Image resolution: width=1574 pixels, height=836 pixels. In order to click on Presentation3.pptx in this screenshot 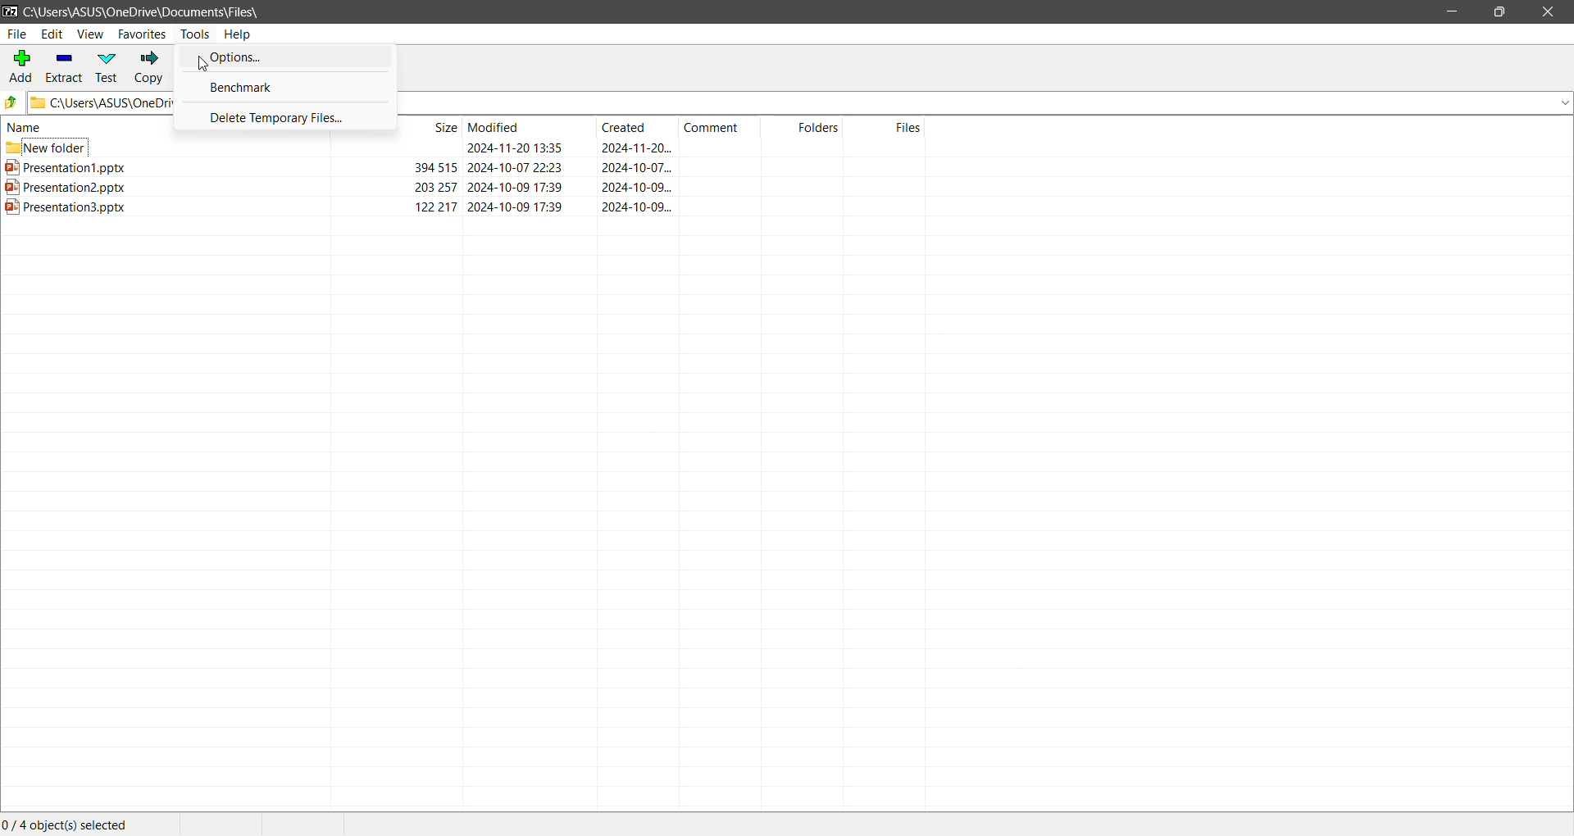, I will do `click(474, 211)`.